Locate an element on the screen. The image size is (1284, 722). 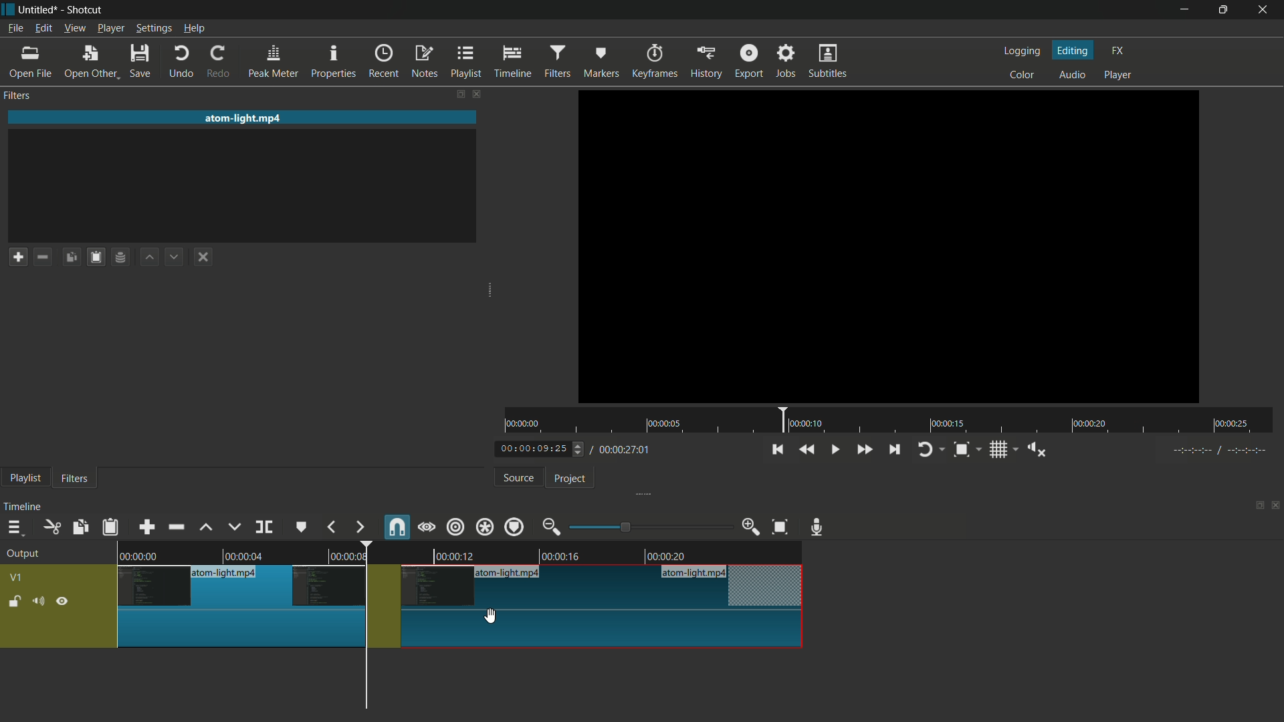
overwrite is located at coordinates (234, 527).